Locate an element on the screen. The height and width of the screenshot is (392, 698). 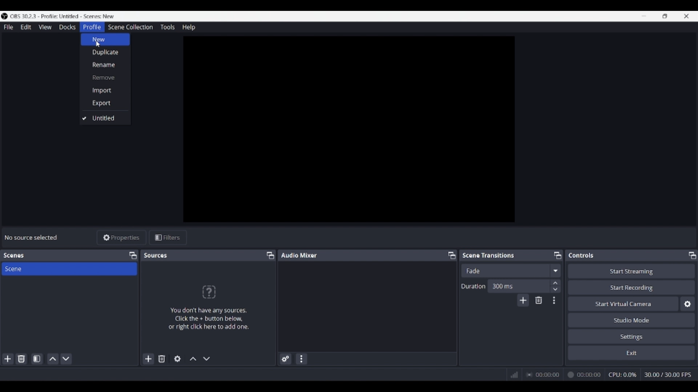
Fade options is located at coordinates (555, 270).